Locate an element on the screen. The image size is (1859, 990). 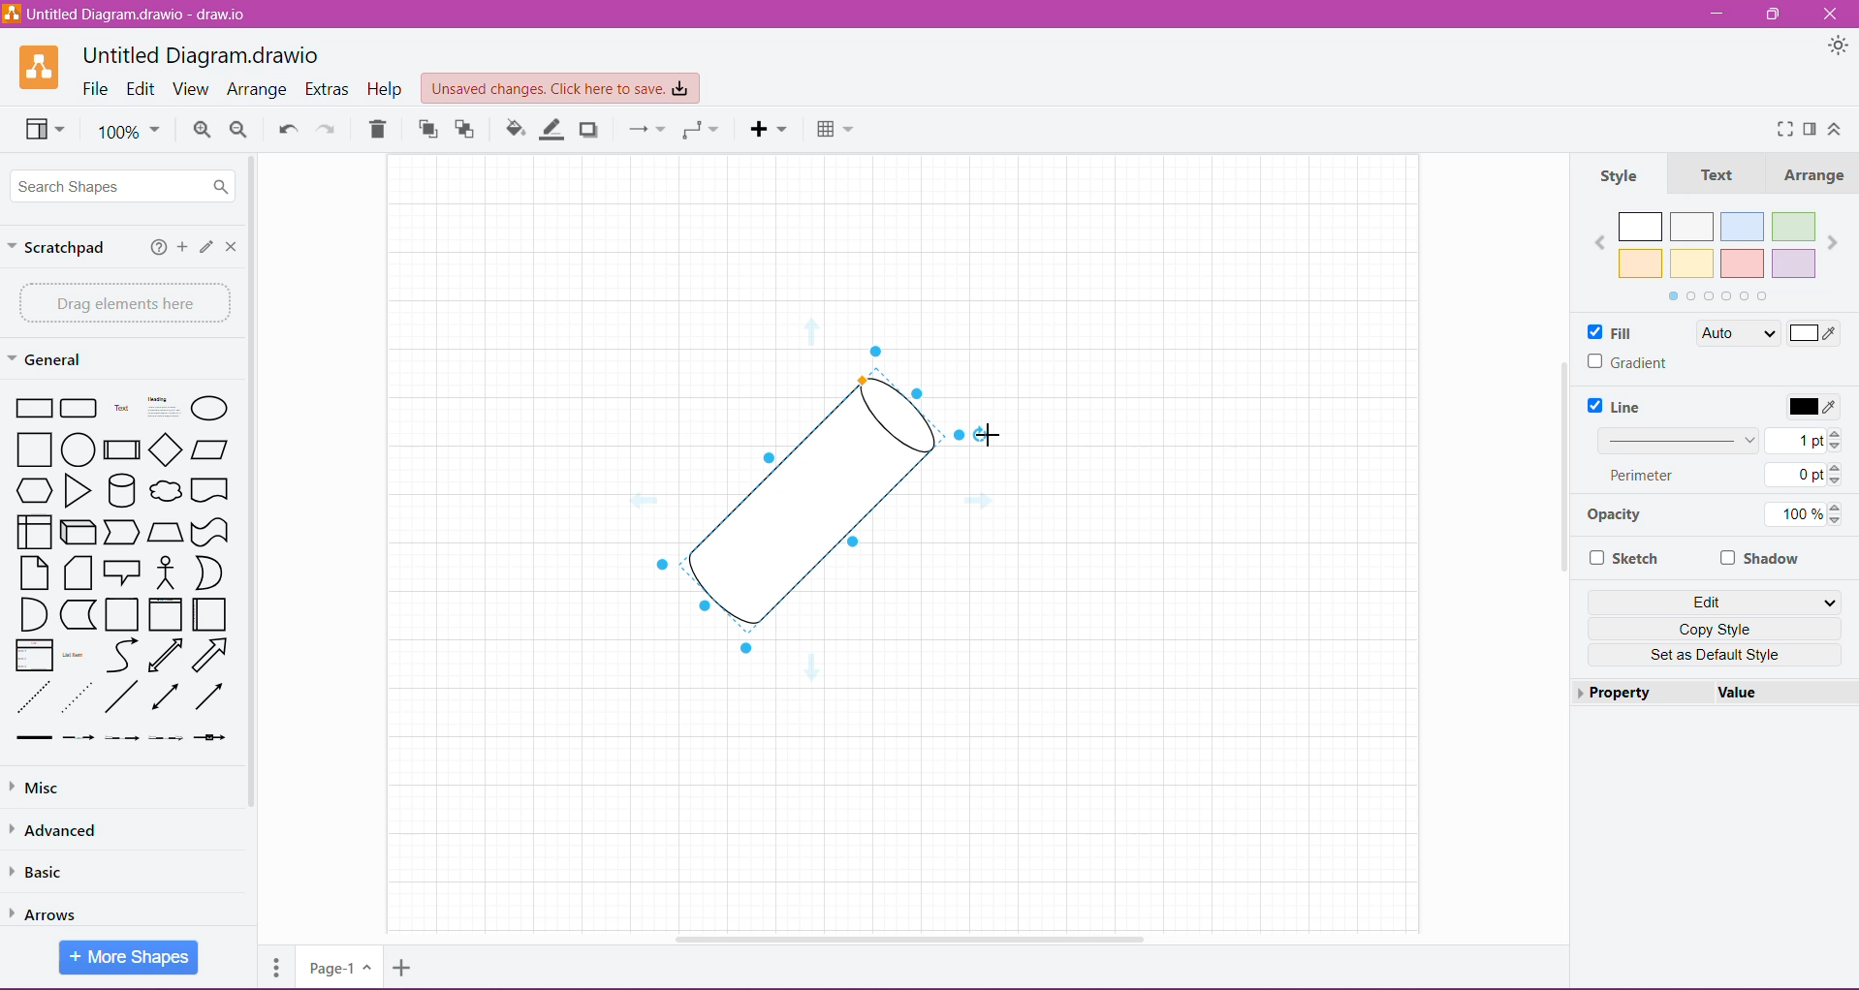
 is located at coordinates (770, 130).